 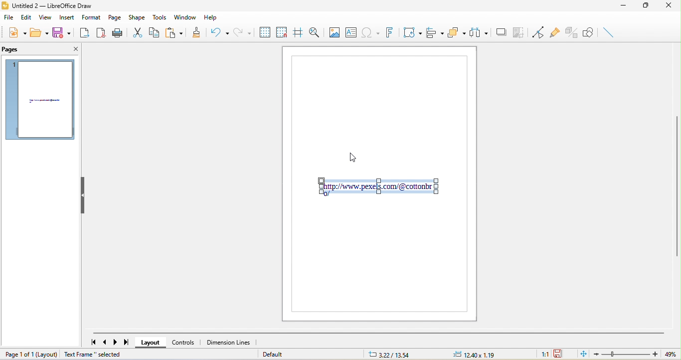 What do you see at coordinates (608, 32) in the screenshot?
I see `insert line` at bounding box center [608, 32].